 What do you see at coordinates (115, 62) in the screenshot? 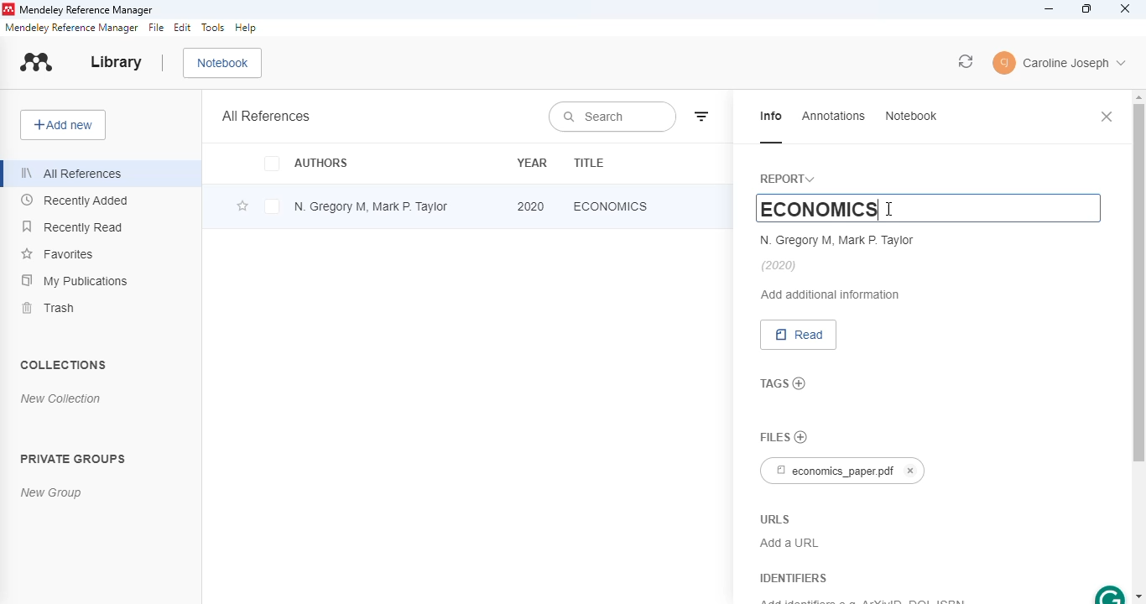
I see `library` at bounding box center [115, 62].